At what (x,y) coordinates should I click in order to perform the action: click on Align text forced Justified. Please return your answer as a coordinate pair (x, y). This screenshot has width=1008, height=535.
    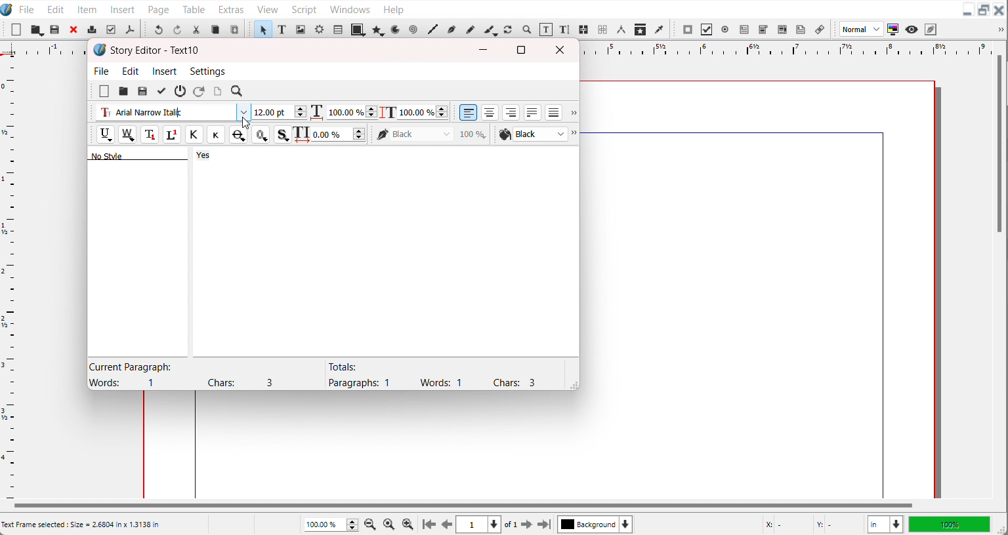
    Looking at the image, I should click on (554, 112).